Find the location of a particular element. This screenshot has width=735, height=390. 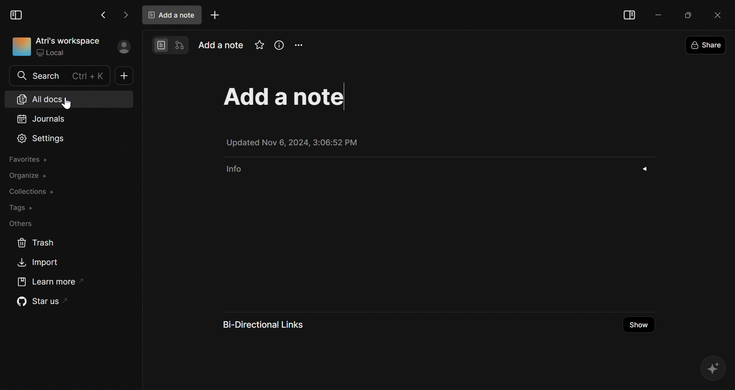

Go forward is located at coordinates (124, 15).